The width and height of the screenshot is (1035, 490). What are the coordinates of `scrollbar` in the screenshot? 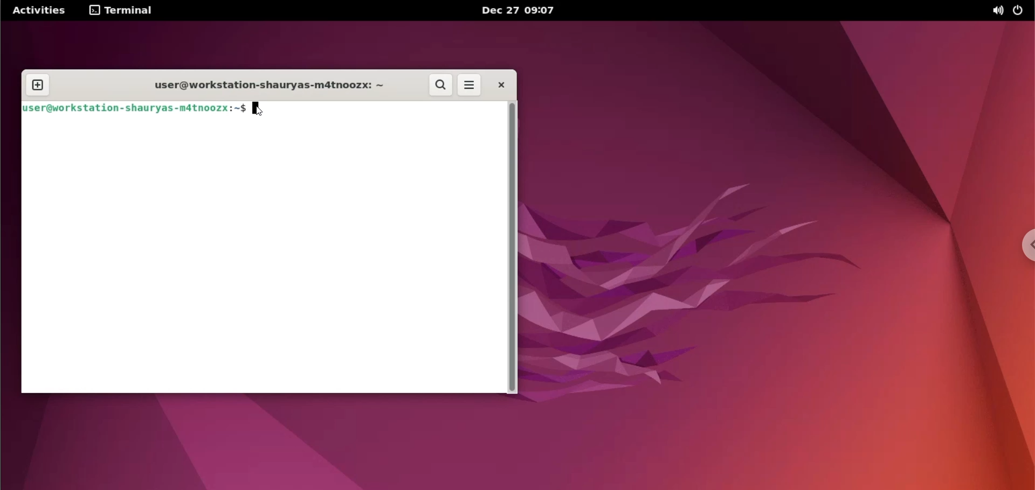 It's located at (514, 248).